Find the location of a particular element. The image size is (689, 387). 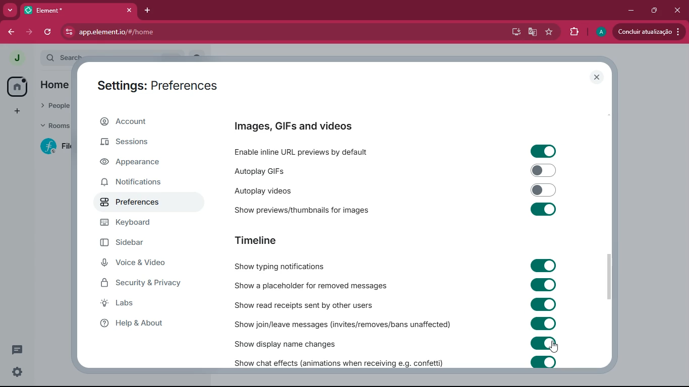

keyboard is located at coordinates (132, 223).